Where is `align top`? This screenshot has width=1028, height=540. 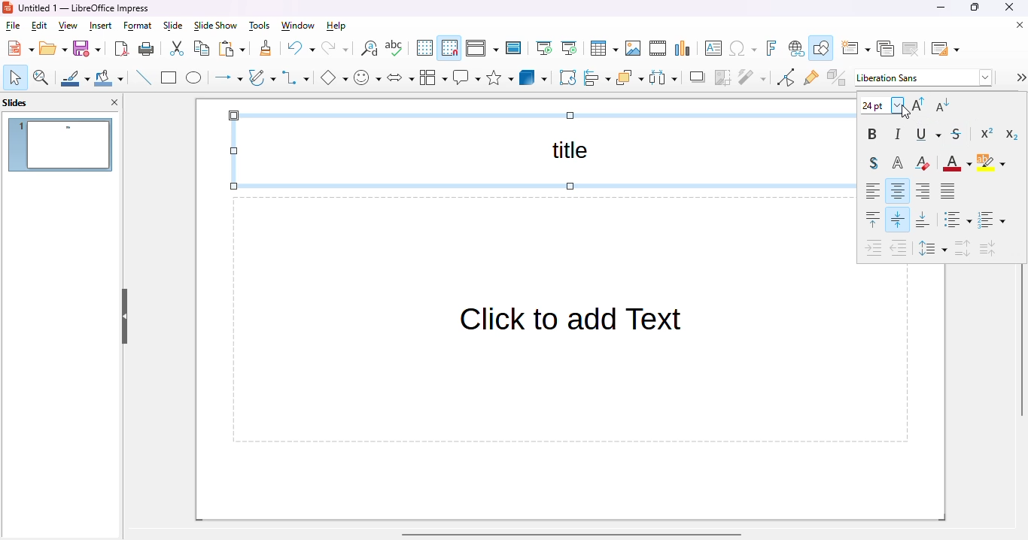 align top is located at coordinates (872, 220).